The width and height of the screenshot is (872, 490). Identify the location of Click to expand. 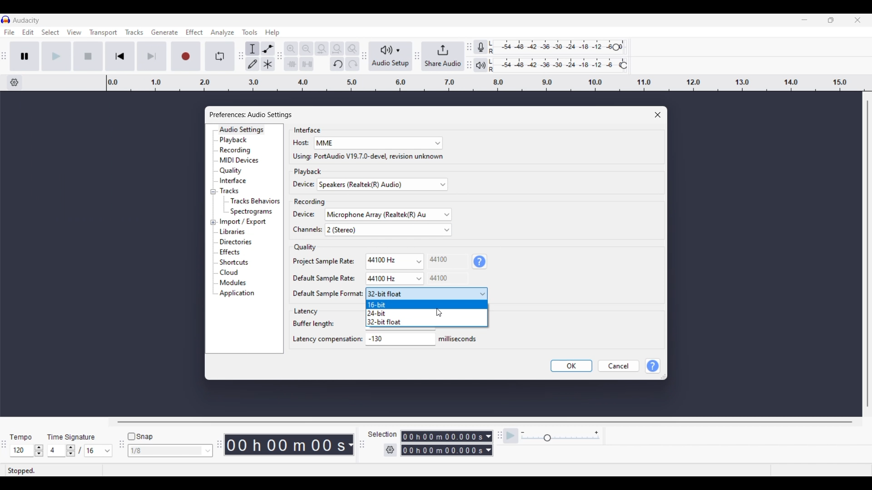
(213, 222).